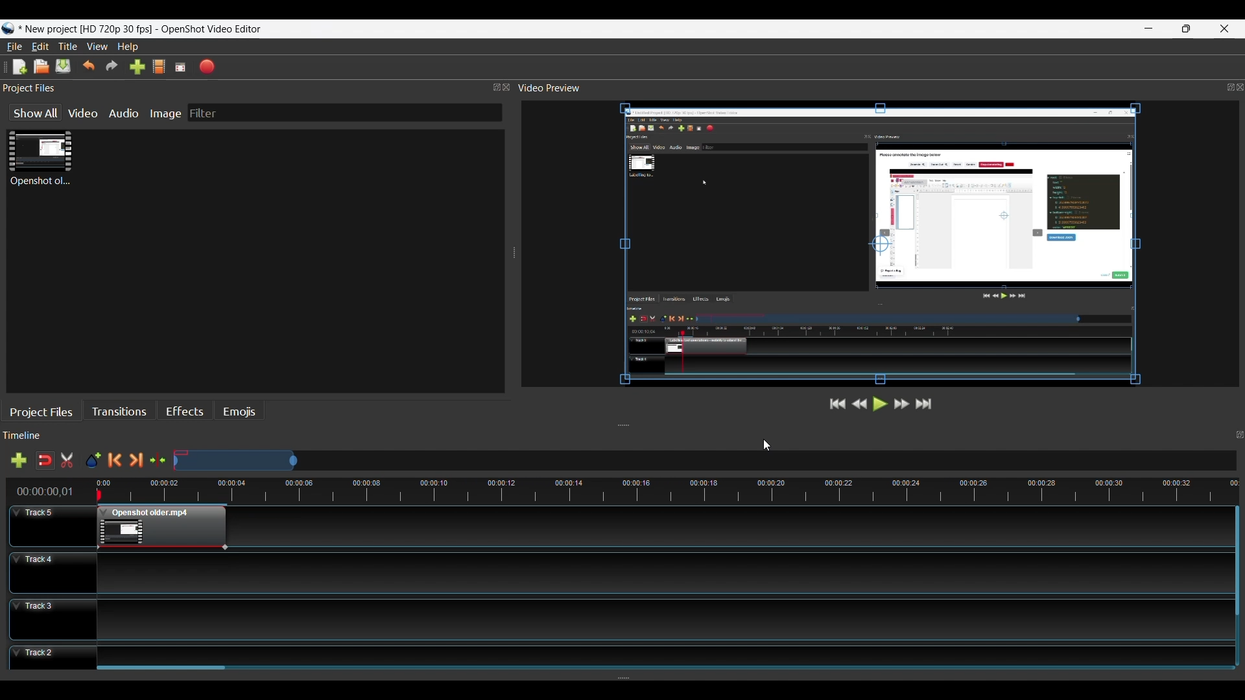 This screenshot has height=700, width=1245. I want to click on Track Header, so click(50, 573).